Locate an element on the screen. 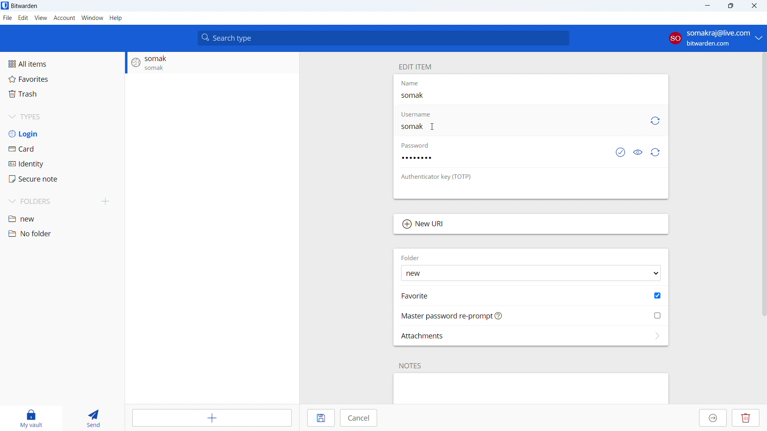 The width and height of the screenshot is (767, 431). toggle visibility is located at coordinates (639, 152).